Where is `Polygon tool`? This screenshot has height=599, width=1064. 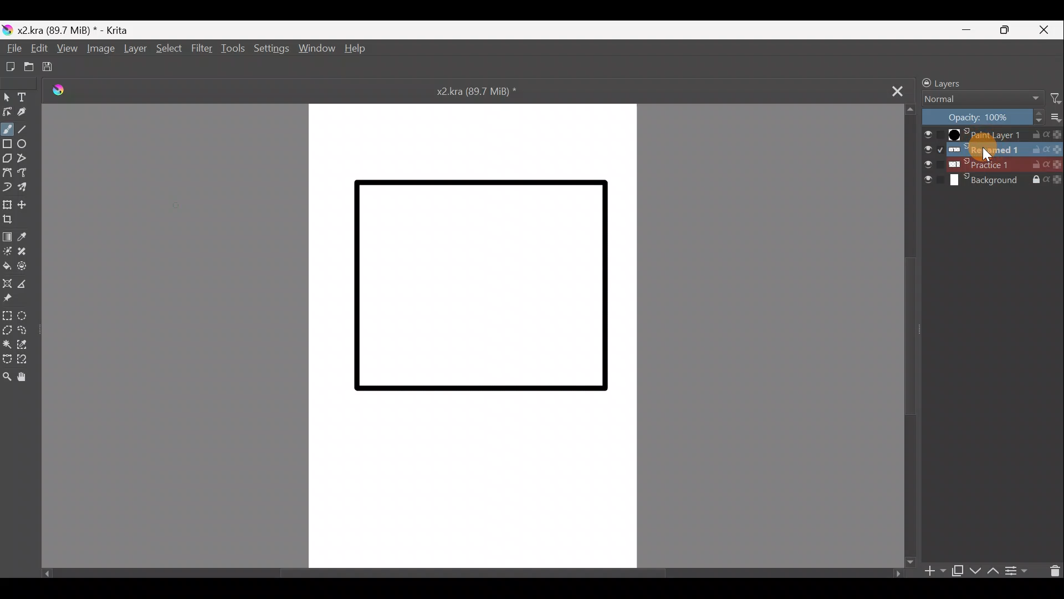
Polygon tool is located at coordinates (7, 159).